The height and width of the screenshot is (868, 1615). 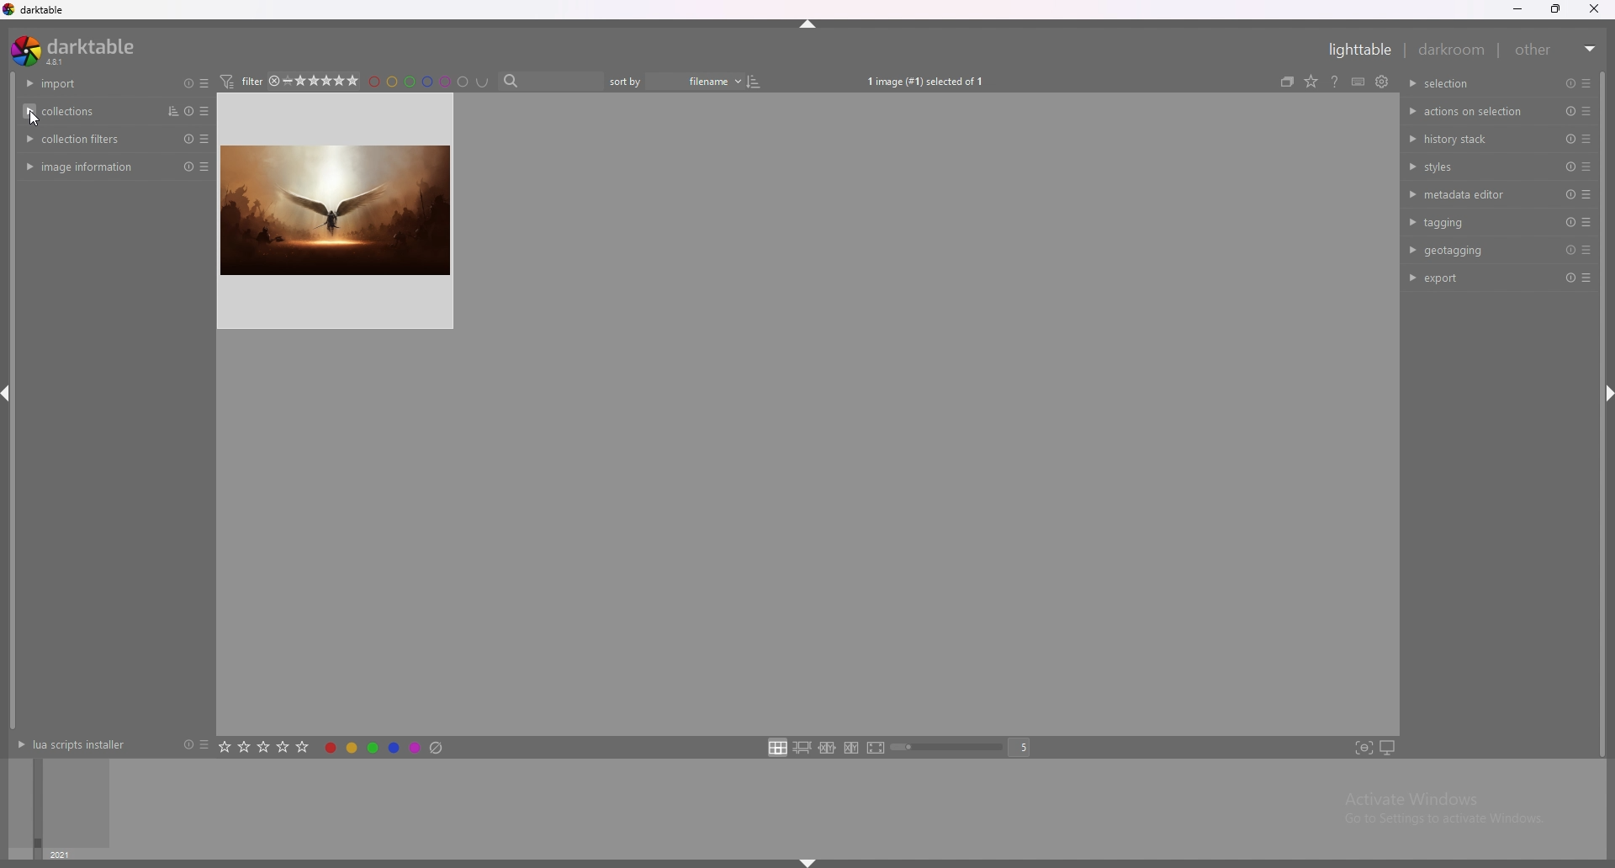 What do you see at coordinates (1453, 49) in the screenshot?
I see `darkroom` at bounding box center [1453, 49].